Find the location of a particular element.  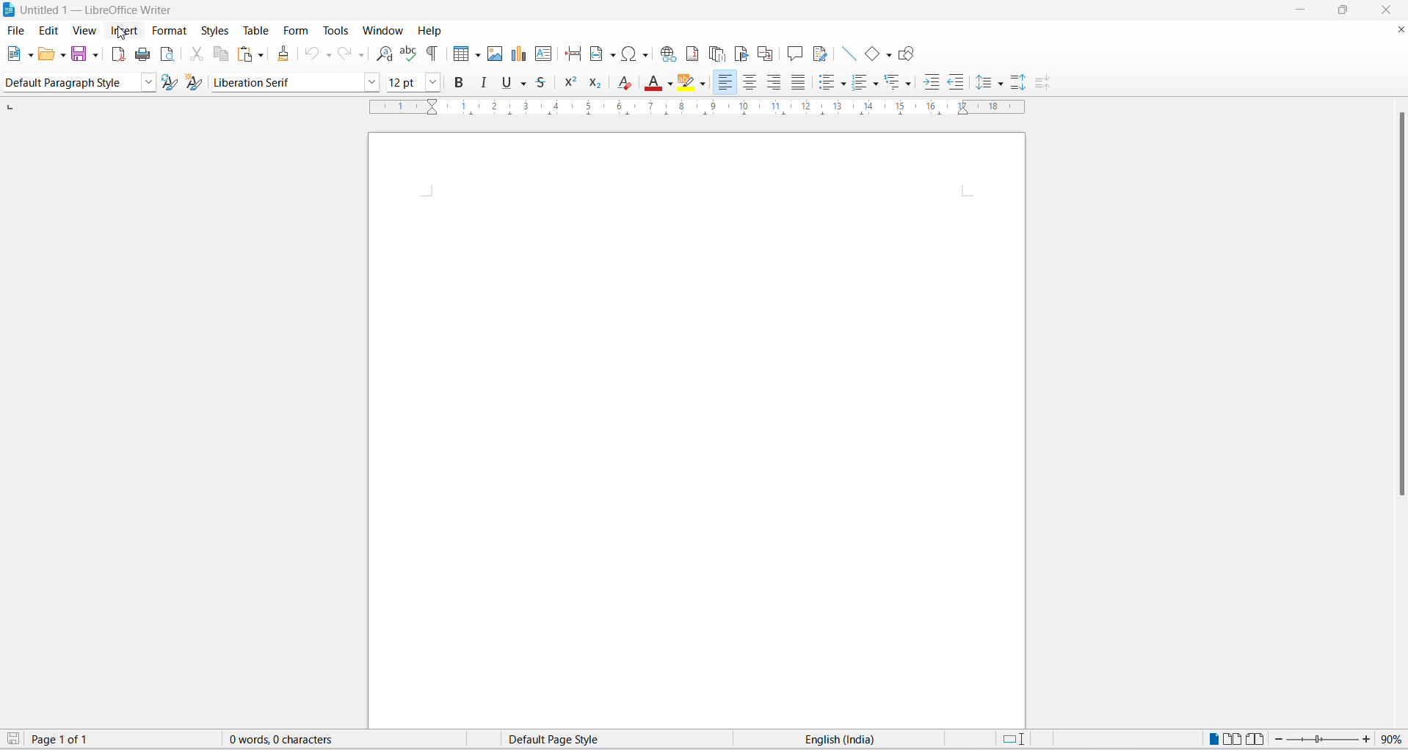

cursor is located at coordinates (122, 34).